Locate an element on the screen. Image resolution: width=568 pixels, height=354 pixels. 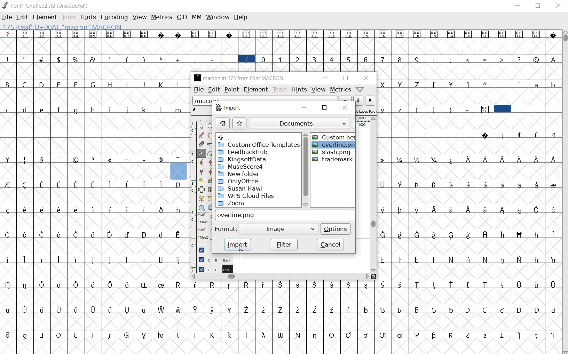
_ is located at coordinates (503, 85).